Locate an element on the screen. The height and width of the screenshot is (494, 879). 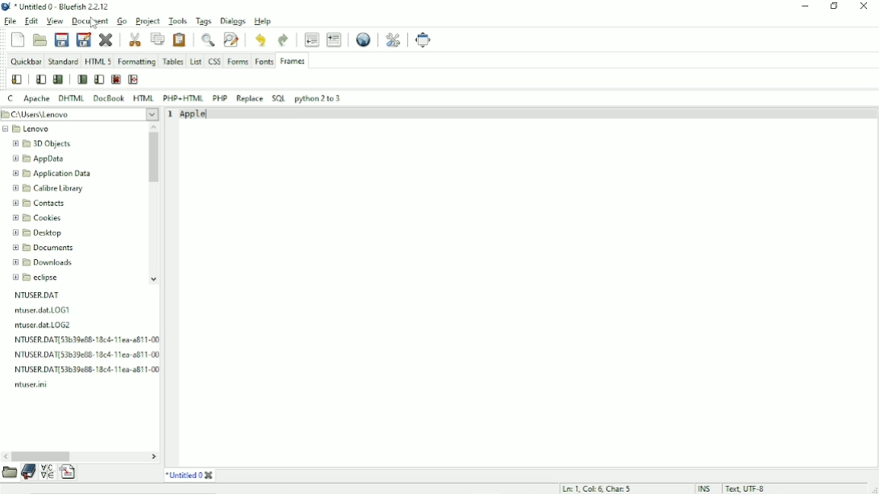
Undo is located at coordinates (262, 40).